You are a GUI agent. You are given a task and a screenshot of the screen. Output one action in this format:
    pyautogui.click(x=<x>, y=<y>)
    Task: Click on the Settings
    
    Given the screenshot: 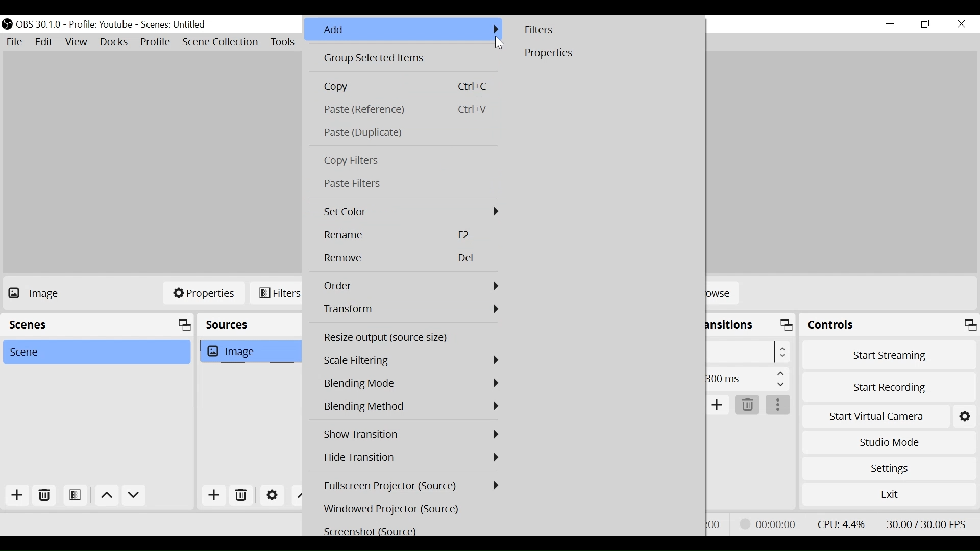 What is the action you would take?
    pyautogui.click(x=963, y=417)
    